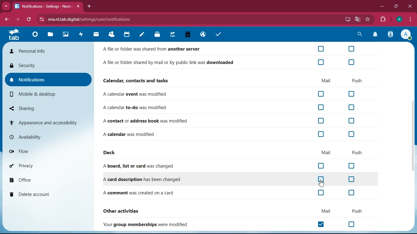 The image size is (417, 234). What do you see at coordinates (142, 35) in the screenshot?
I see `notes` at bounding box center [142, 35].